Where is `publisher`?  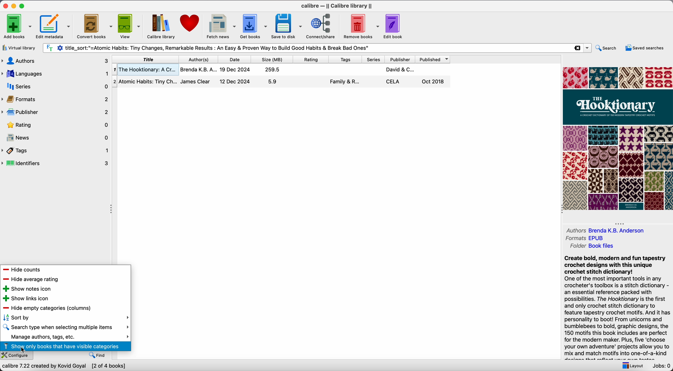 publisher is located at coordinates (55, 112).